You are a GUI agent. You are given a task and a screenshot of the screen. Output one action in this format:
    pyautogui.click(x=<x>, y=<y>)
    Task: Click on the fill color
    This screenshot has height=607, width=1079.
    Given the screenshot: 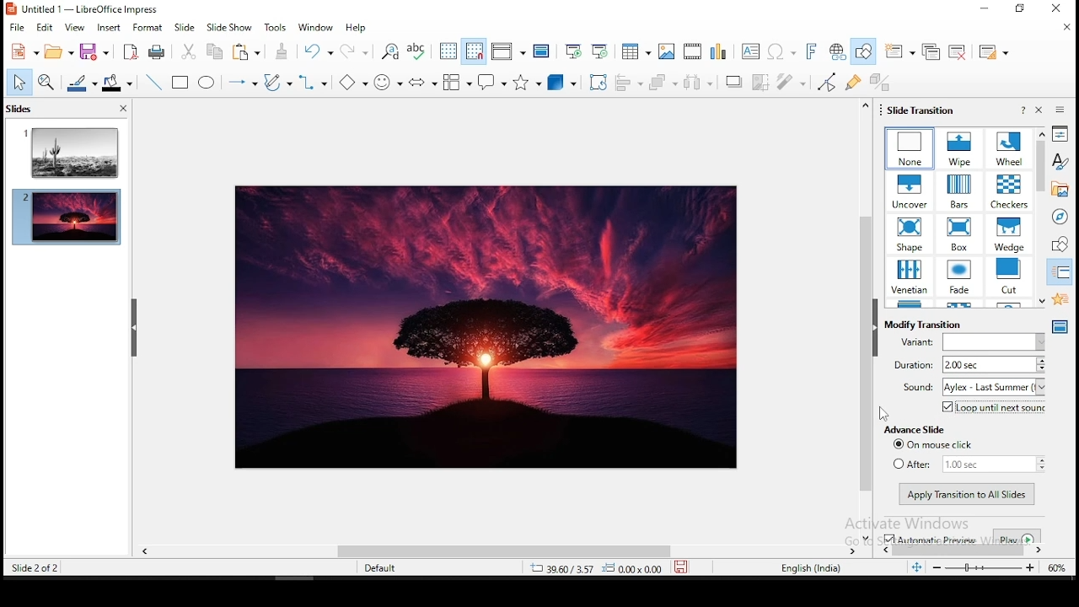 What is the action you would take?
    pyautogui.click(x=117, y=83)
    